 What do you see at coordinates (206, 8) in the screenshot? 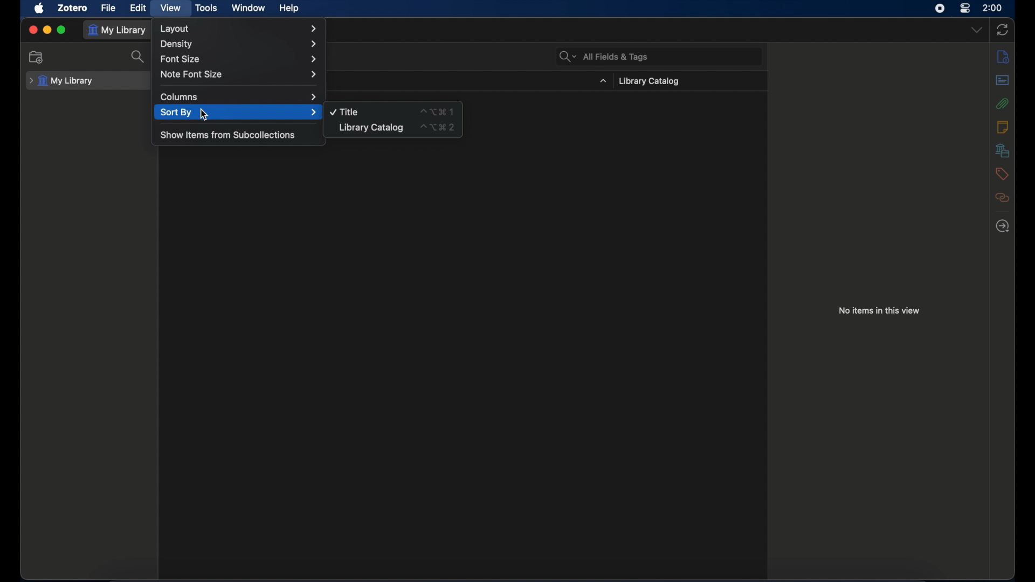
I see `tools` at bounding box center [206, 8].